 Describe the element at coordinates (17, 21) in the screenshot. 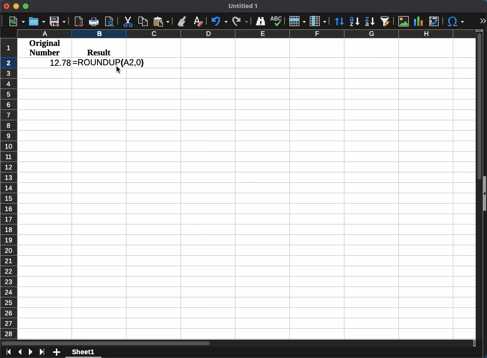

I see `new` at that location.